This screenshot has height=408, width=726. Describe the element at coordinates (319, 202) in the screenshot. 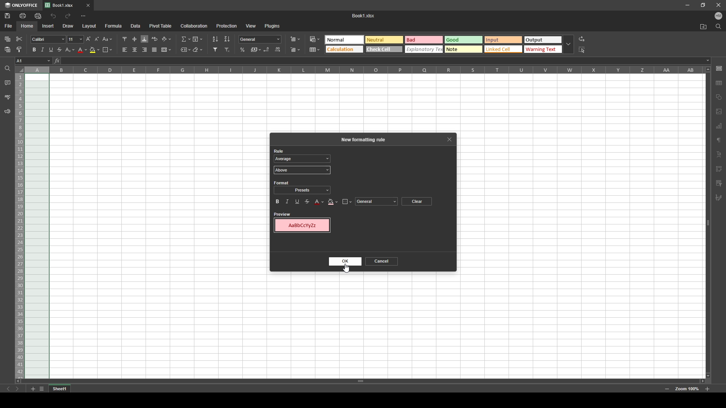

I see `font color` at that location.